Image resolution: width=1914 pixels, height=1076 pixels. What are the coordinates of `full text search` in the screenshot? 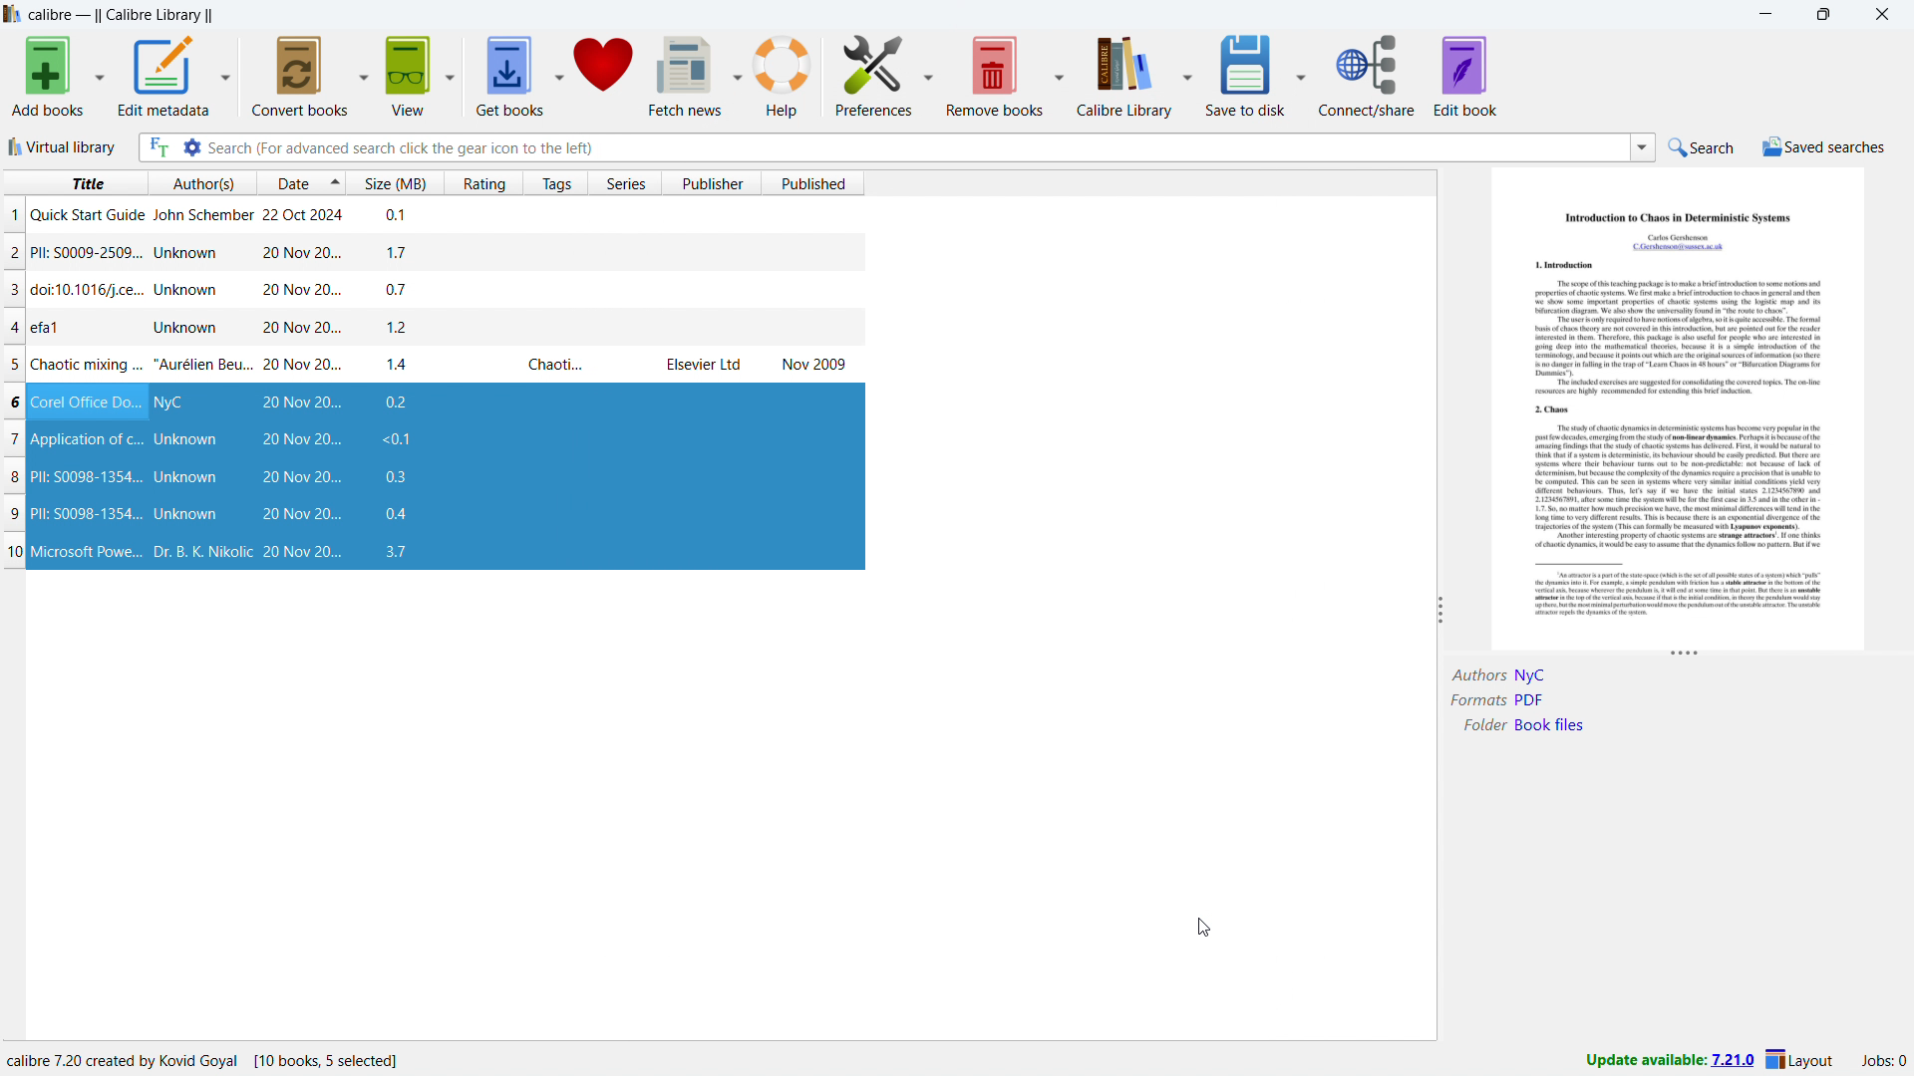 It's located at (158, 146).